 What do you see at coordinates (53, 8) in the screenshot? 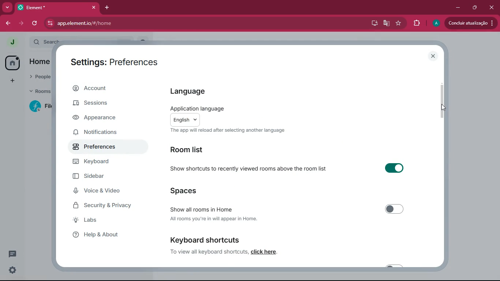
I see `tab` at bounding box center [53, 8].